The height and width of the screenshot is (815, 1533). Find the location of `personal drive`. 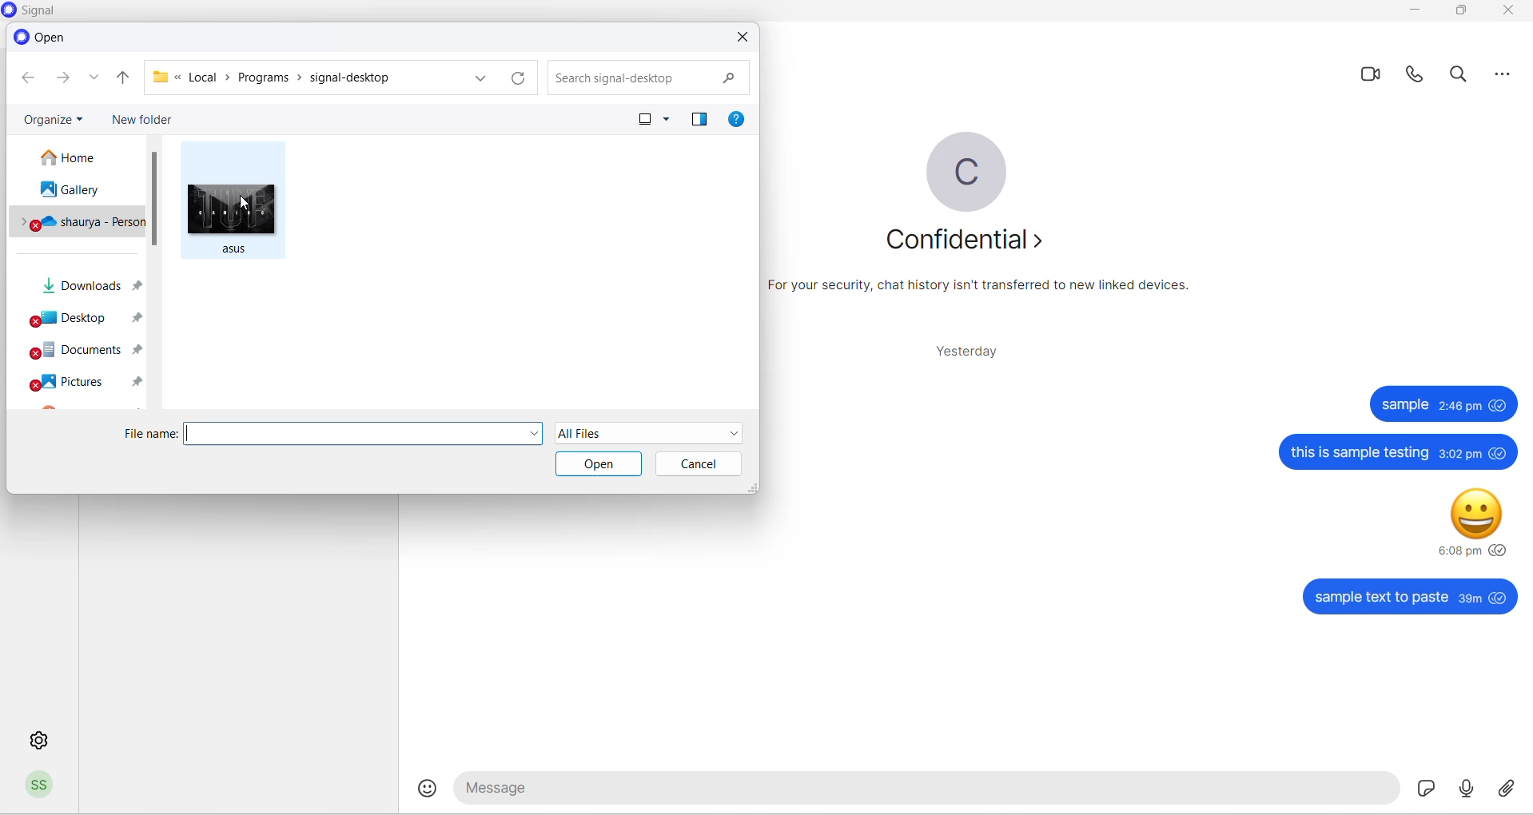

personal drive is located at coordinates (79, 223).